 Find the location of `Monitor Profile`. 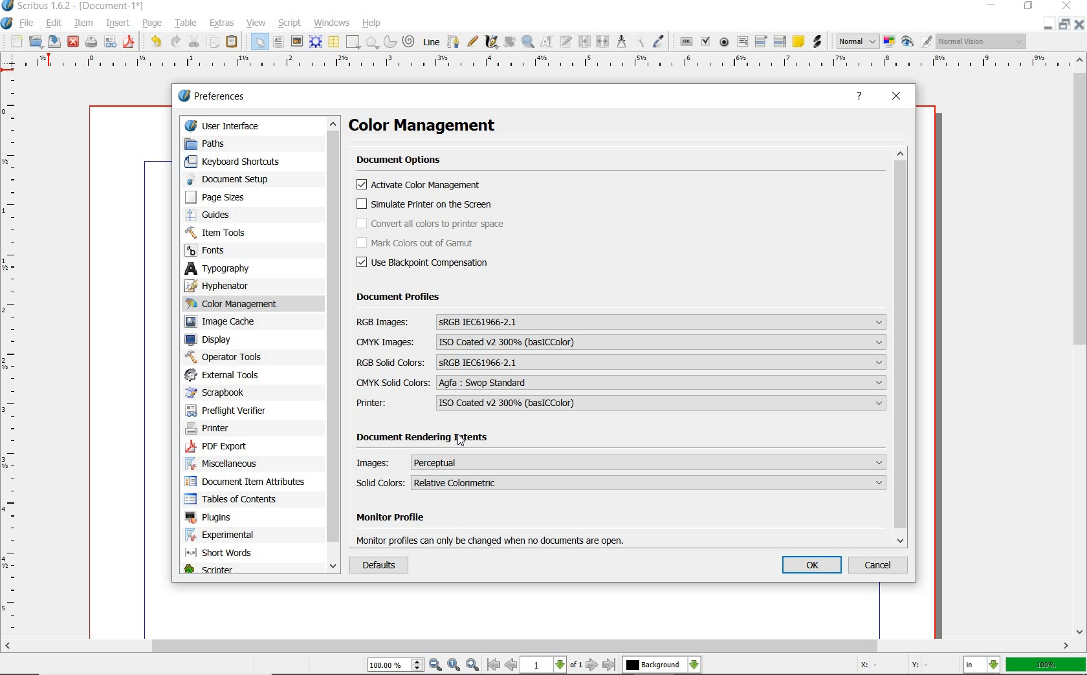

Monitor Profile is located at coordinates (496, 519).